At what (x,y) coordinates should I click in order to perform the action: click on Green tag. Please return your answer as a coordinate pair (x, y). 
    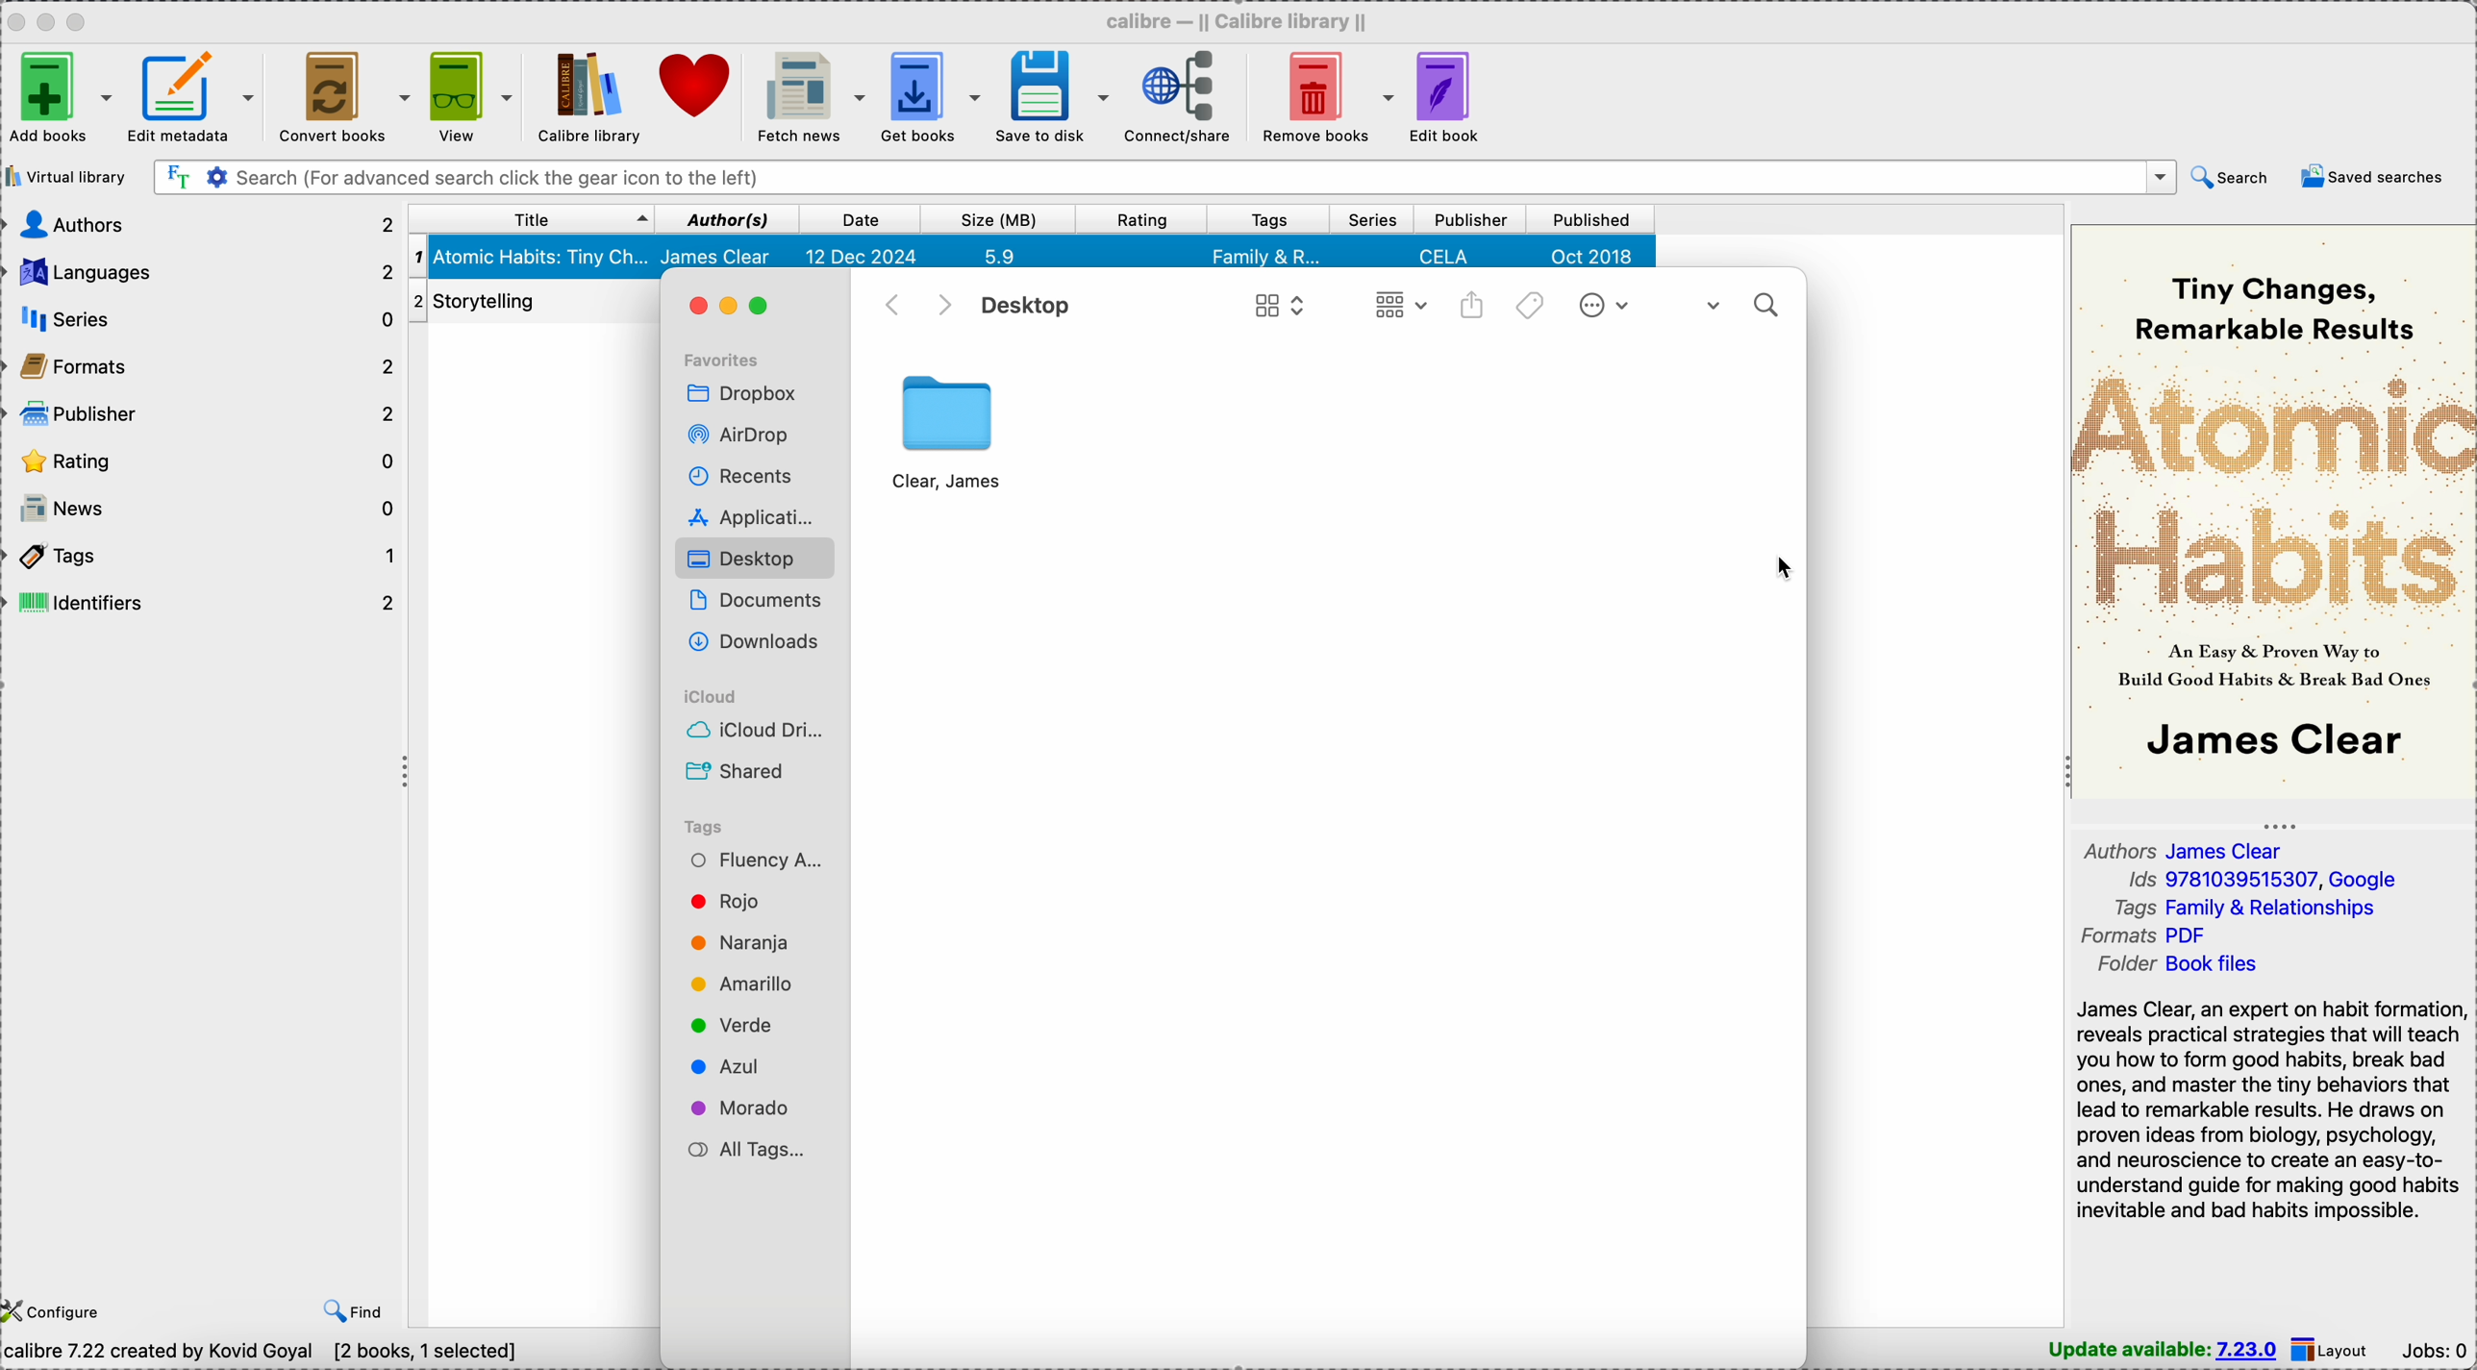
    Looking at the image, I should click on (732, 1023).